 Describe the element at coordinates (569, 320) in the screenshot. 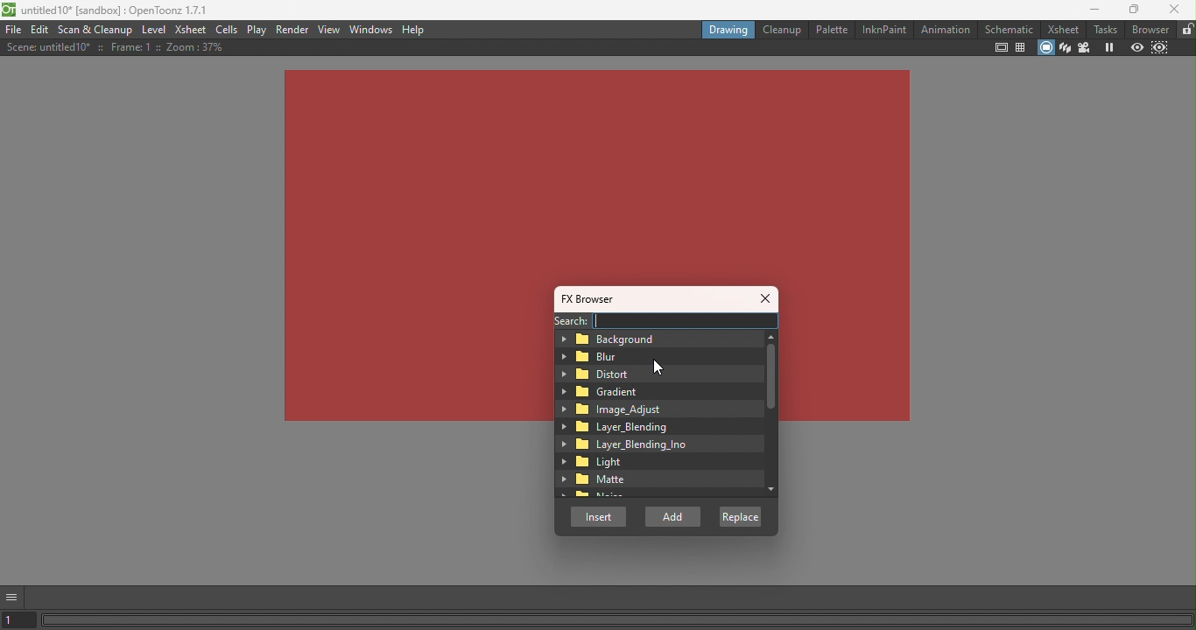

I see `Search` at that location.